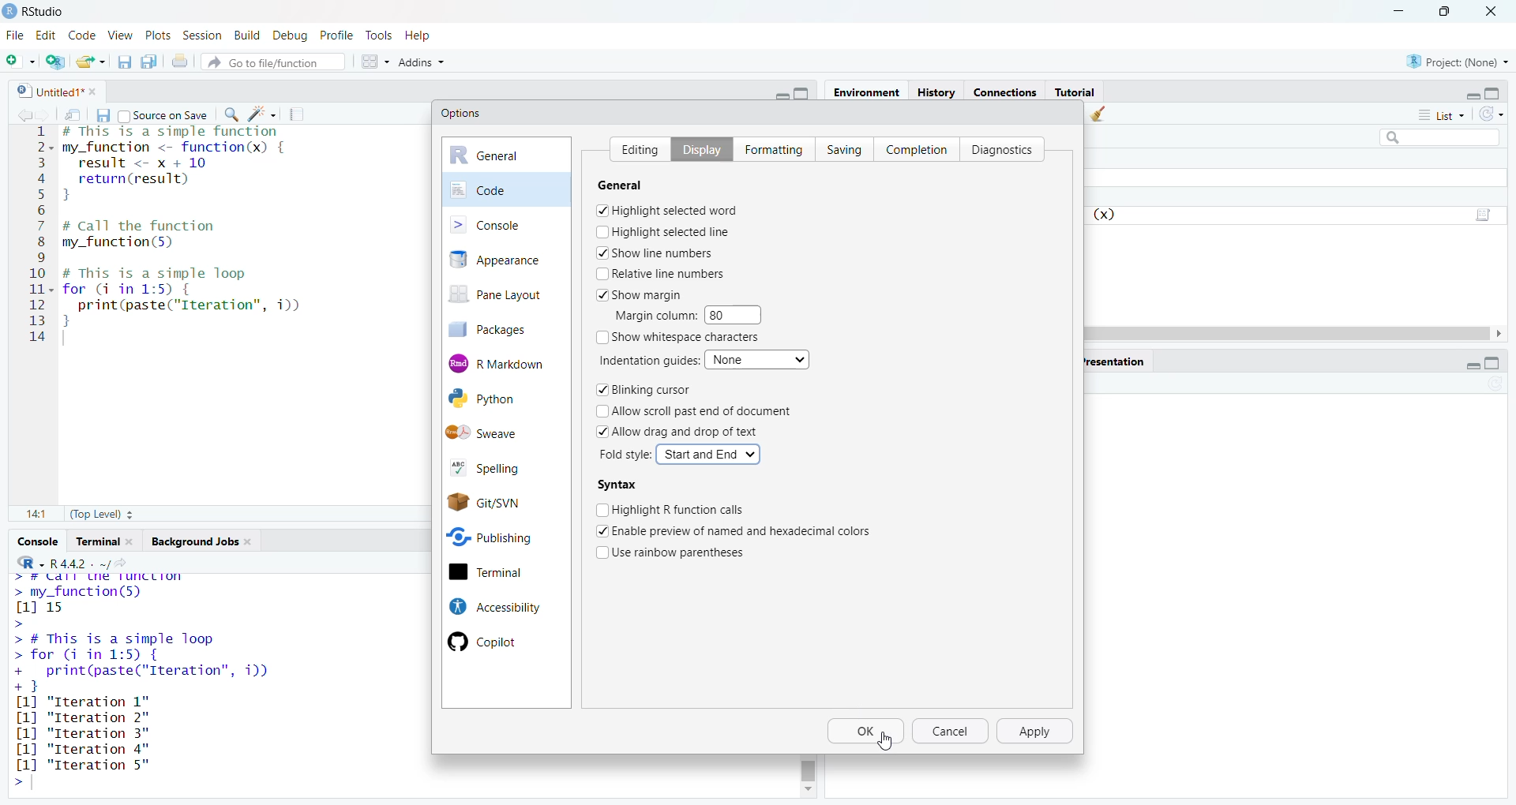 The width and height of the screenshot is (1516, 805). Describe the element at coordinates (1495, 9) in the screenshot. I see `close` at that location.